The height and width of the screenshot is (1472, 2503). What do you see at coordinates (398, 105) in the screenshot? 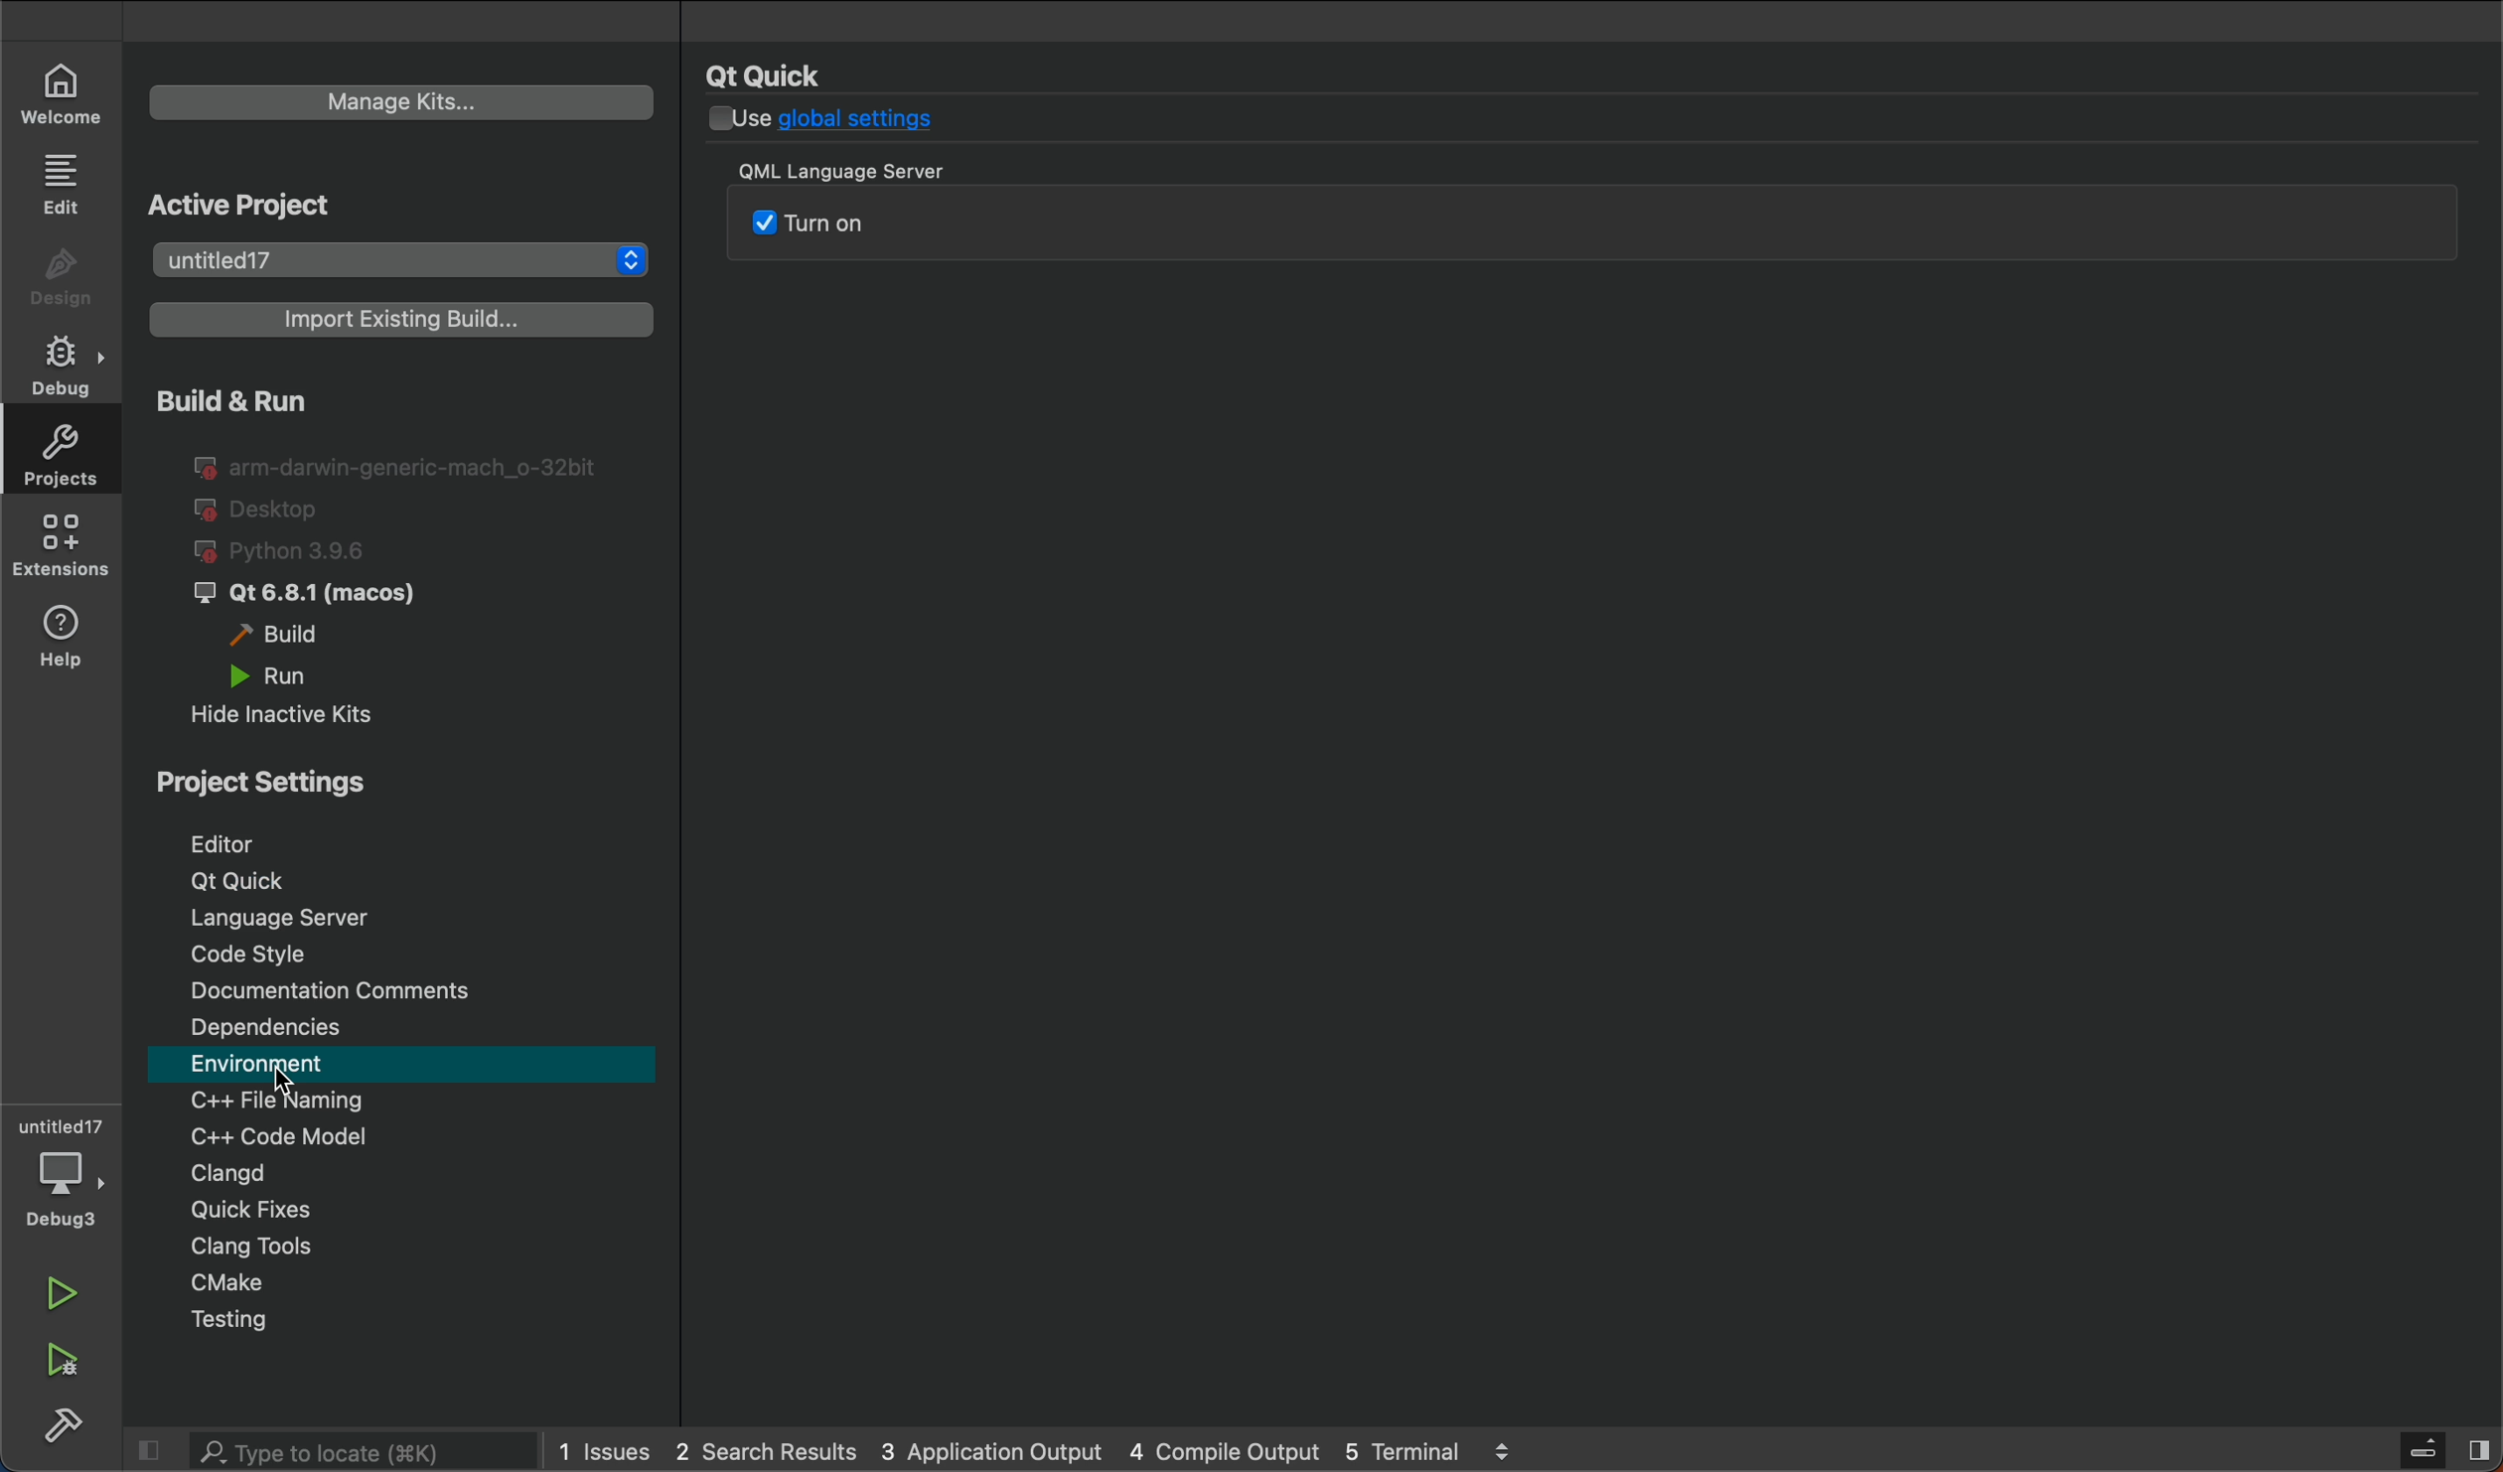
I see `kits` at bounding box center [398, 105].